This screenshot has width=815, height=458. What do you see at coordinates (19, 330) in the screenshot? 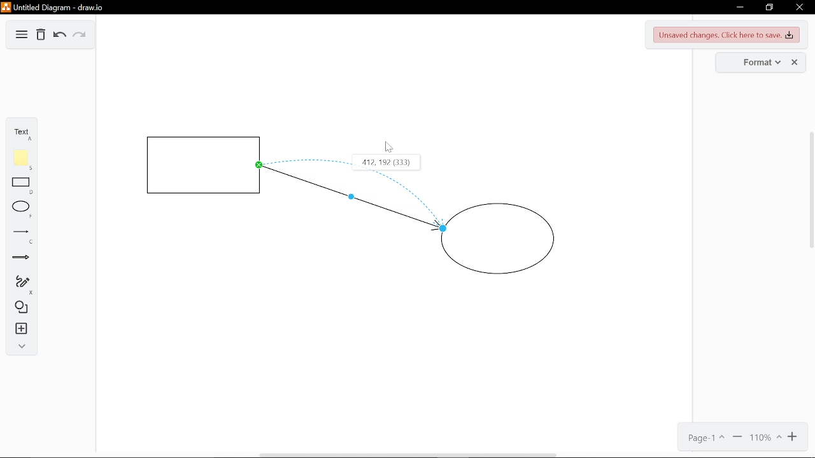
I see `Instert` at bounding box center [19, 330].